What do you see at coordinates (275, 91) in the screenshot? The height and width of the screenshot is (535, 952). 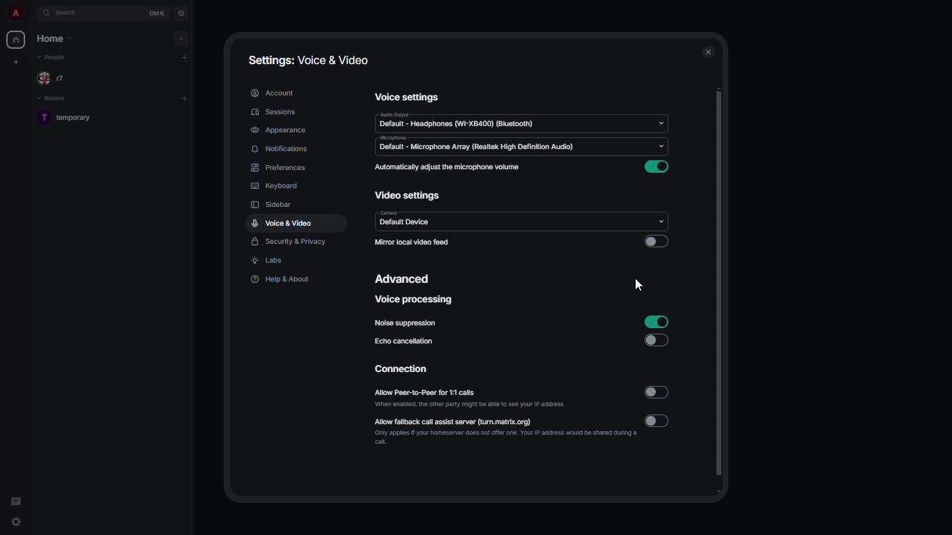 I see `account` at bounding box center [275, 91].